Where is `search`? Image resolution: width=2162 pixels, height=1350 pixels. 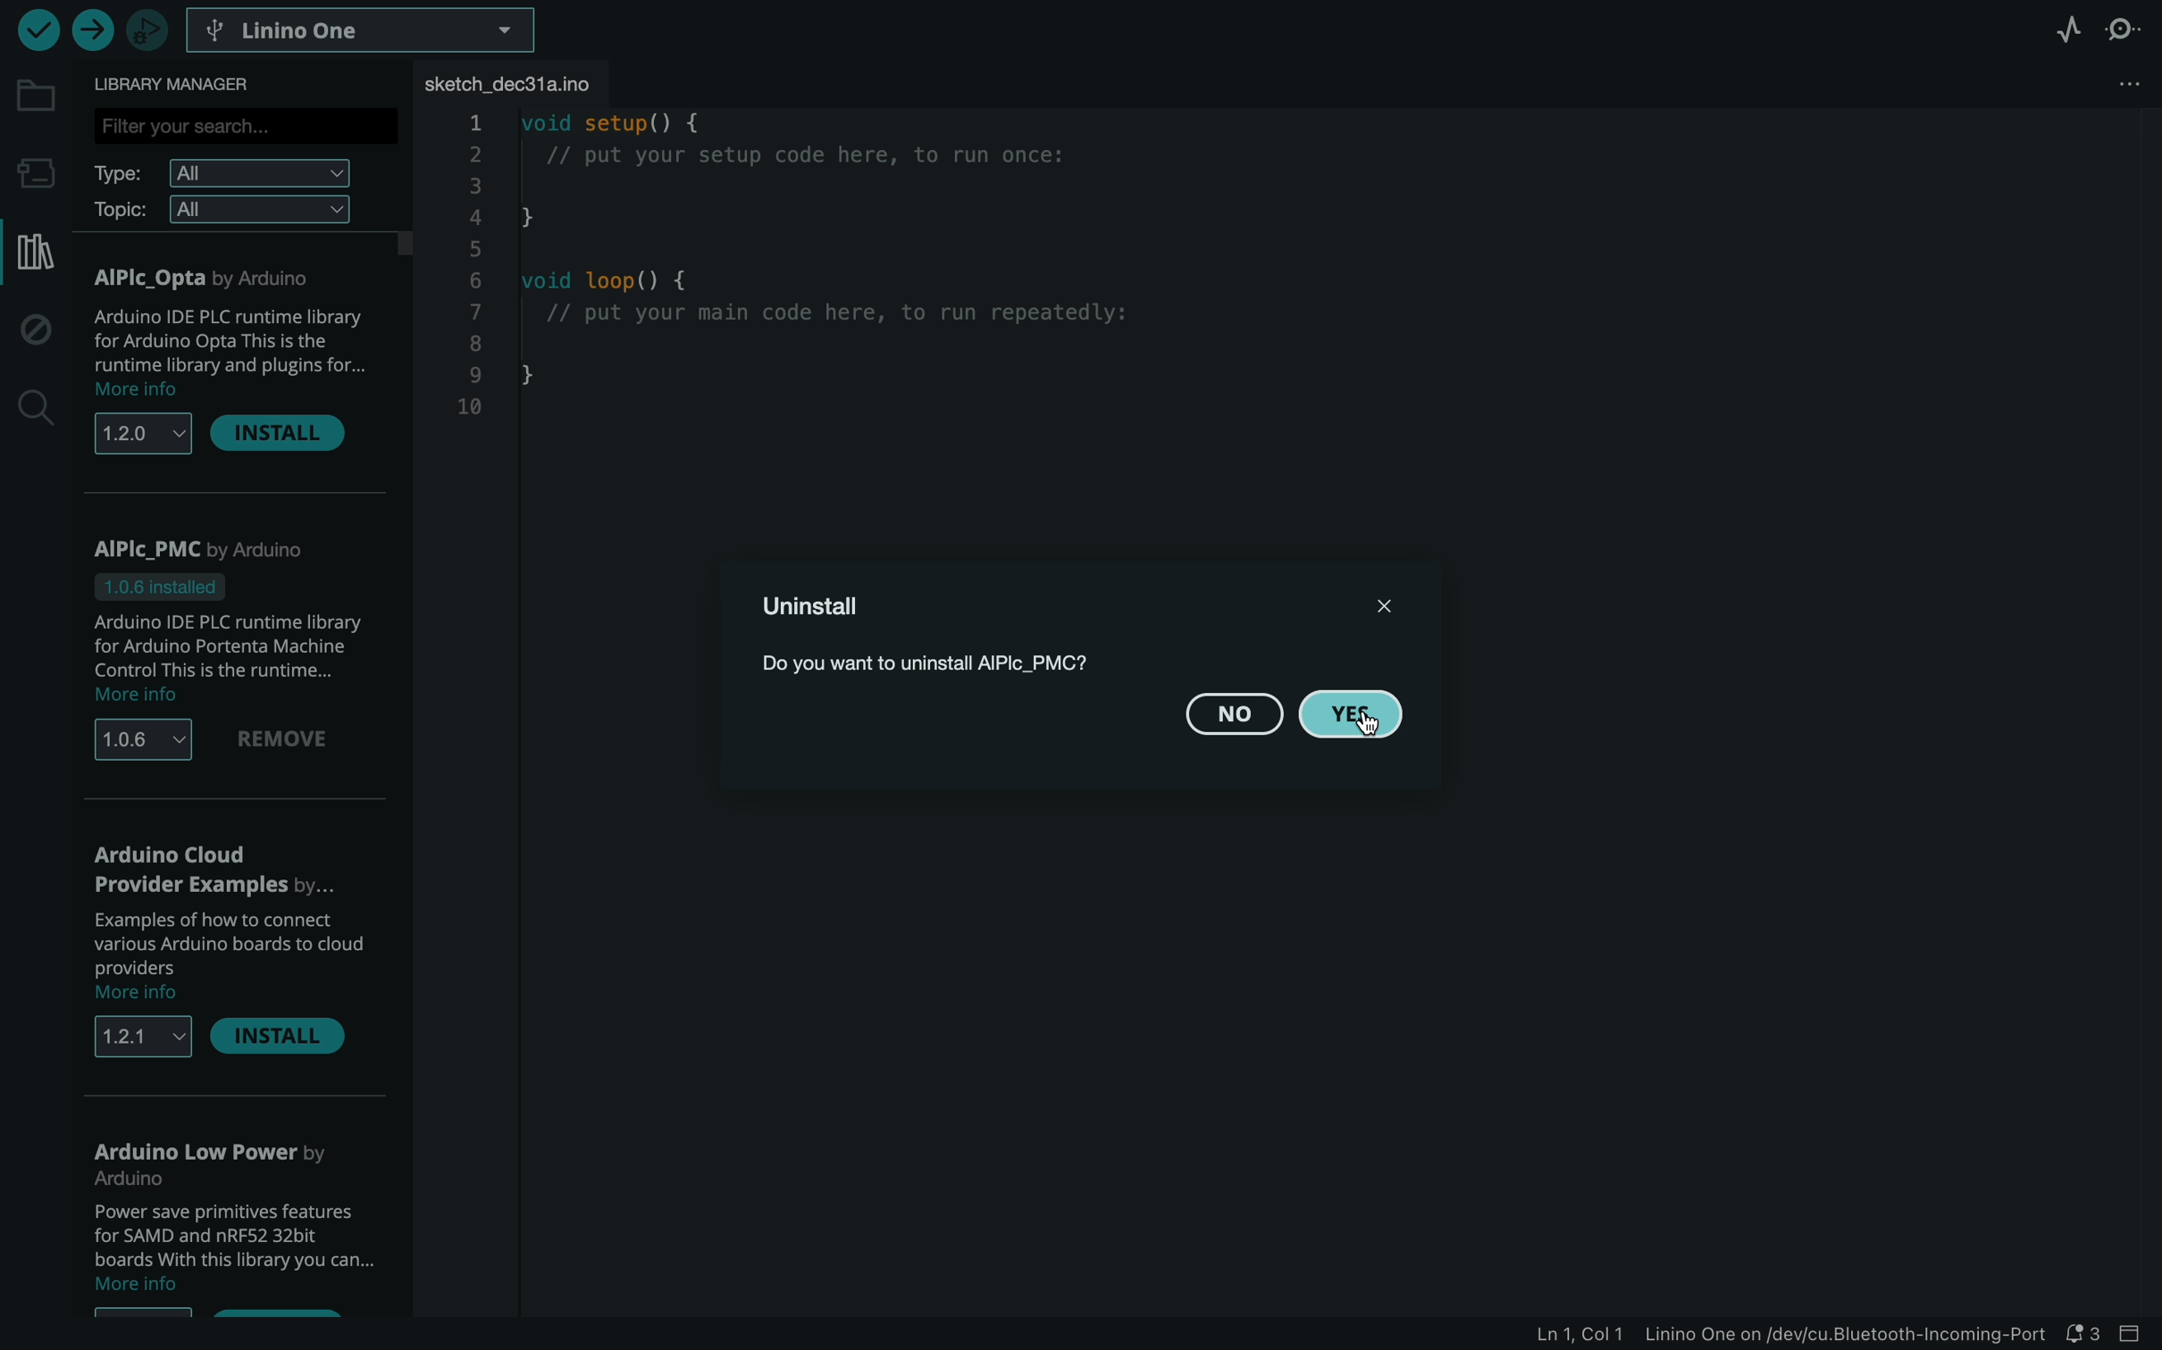
search is located at coordinates (30, 407).